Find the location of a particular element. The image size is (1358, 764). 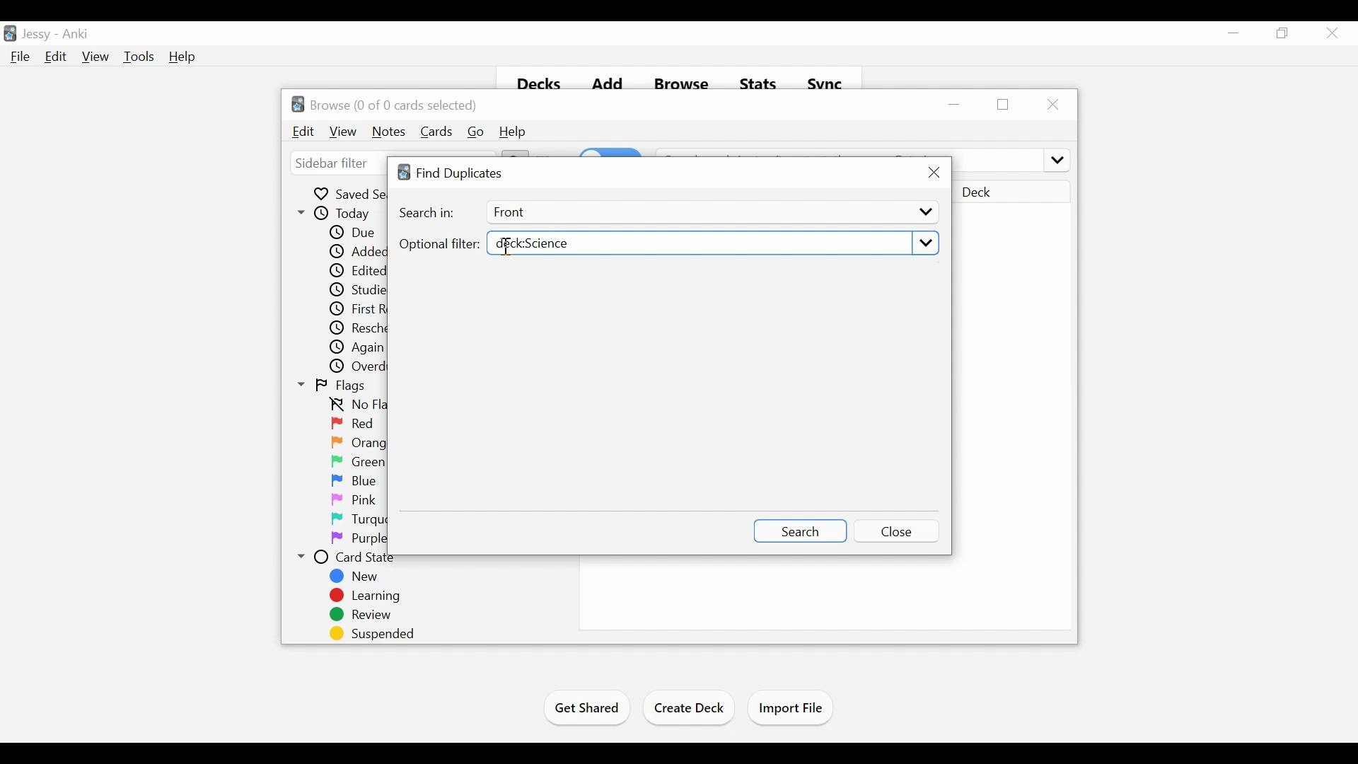

cursor is located at coordinates (506, 251).